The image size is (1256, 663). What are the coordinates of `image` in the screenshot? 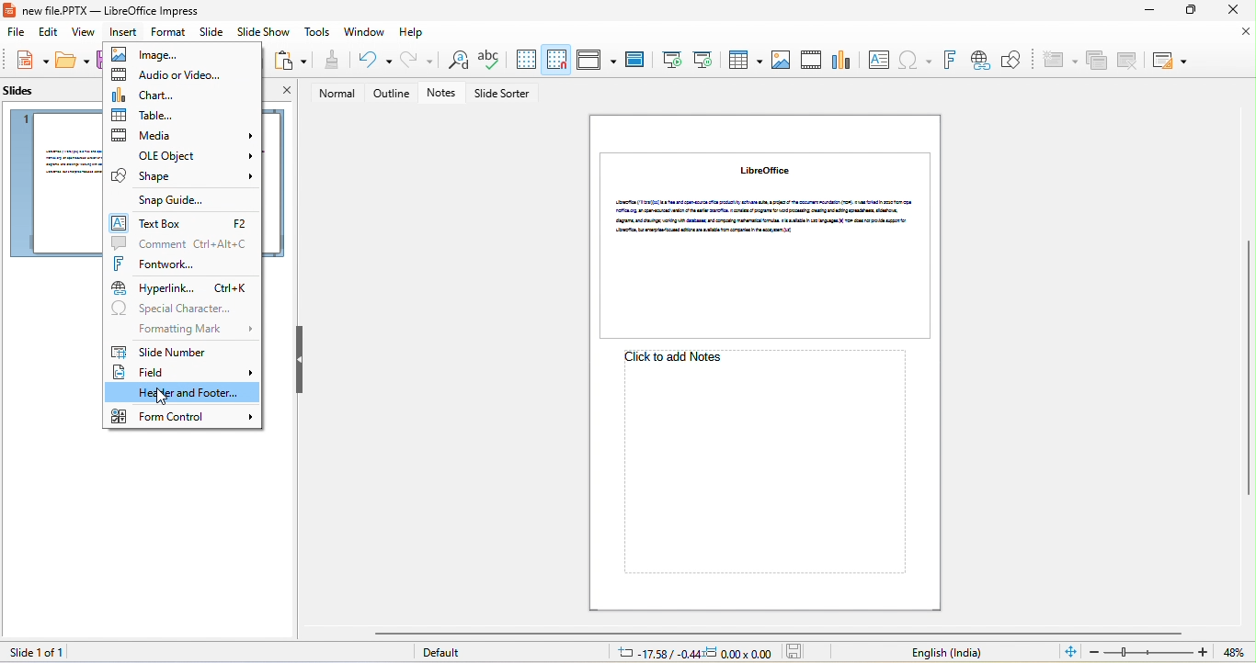 It's located at (781, 61).